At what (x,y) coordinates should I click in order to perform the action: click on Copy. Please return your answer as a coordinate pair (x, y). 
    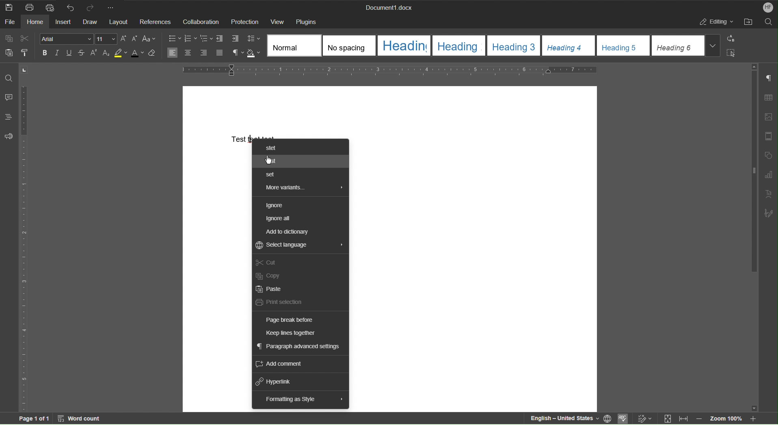
    Looking at the image, I should click on (10, 39).